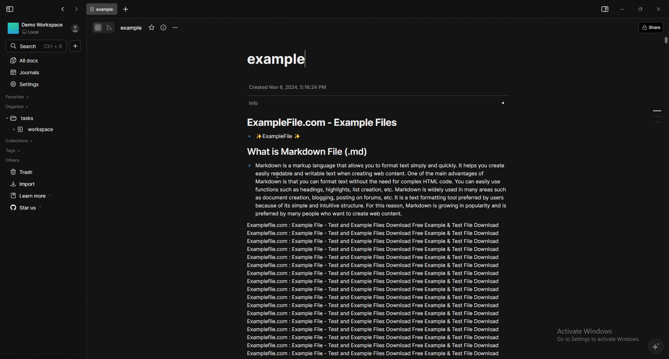  What do you see at coordinates (253, 102) in the screenshot?
I see `info` at bounding box center [253, 102].